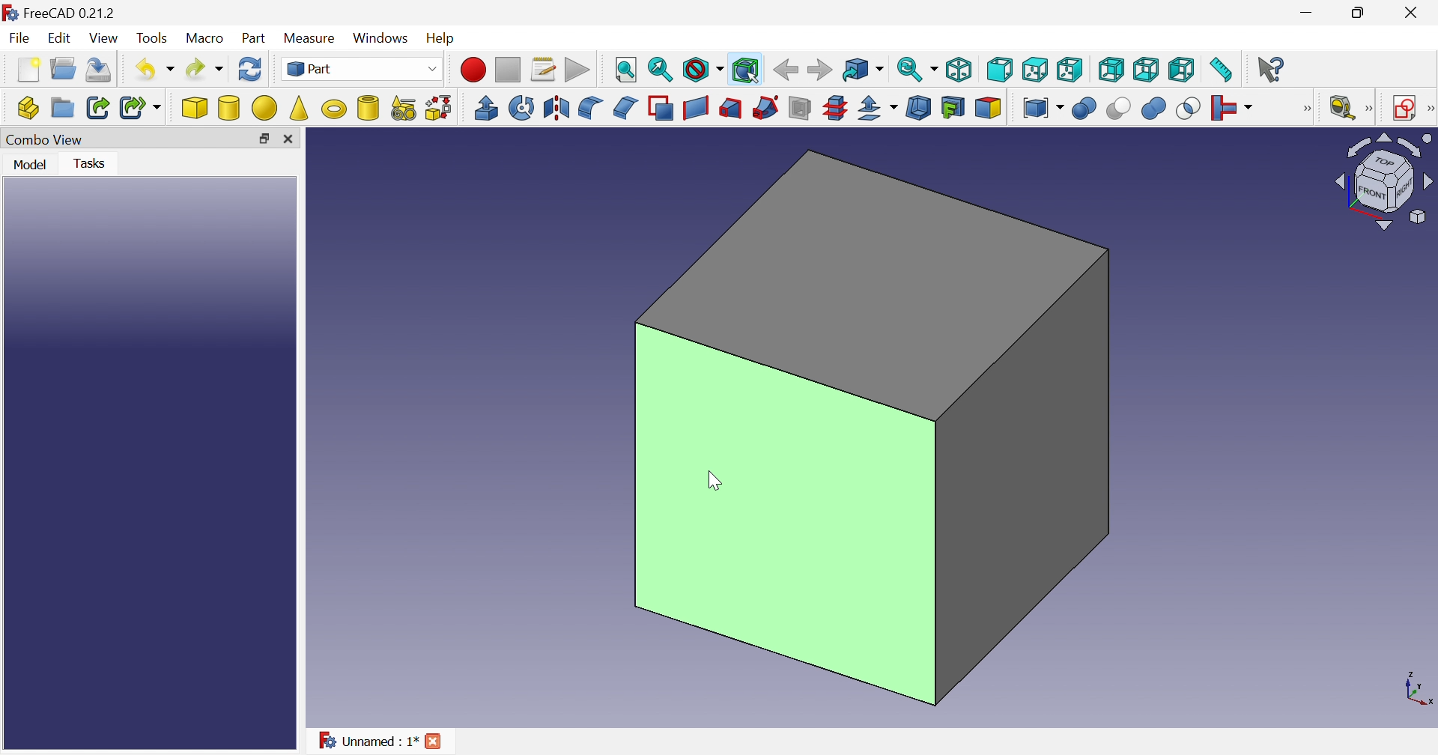 The height and width of the screenshot is (755, 1438). I want to click on Offset:, so click(878, 109).